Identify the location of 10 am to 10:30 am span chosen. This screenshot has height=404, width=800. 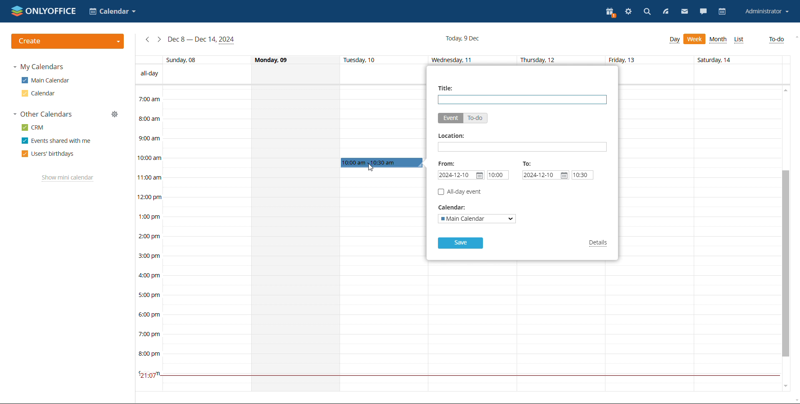
(382, 163).